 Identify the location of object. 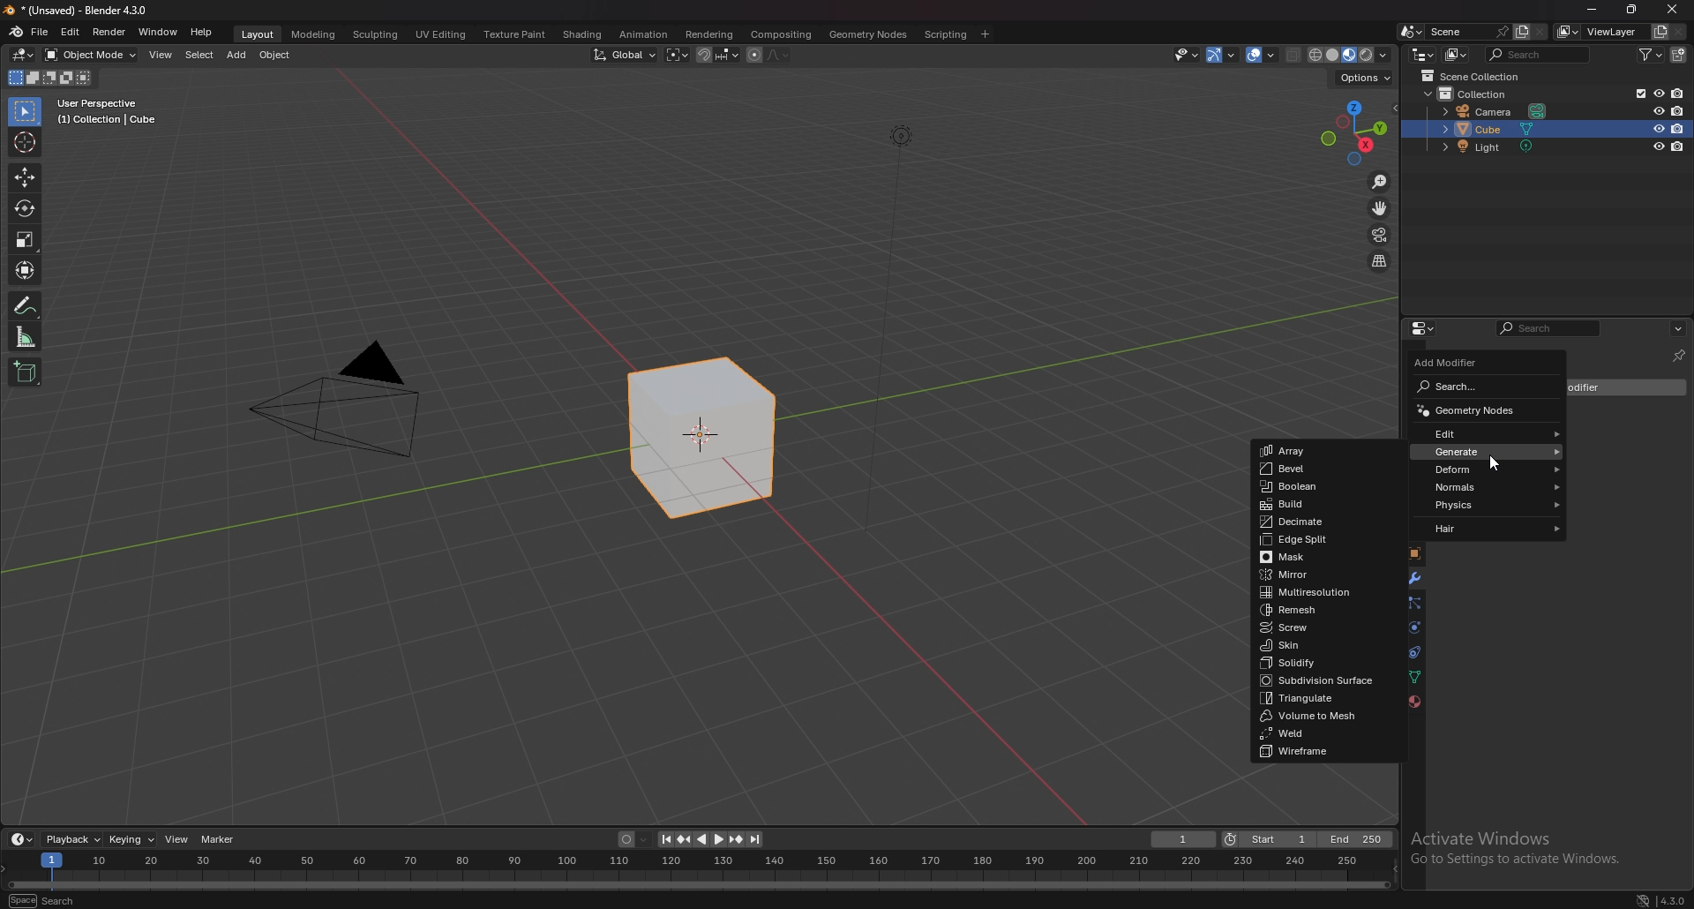
(275, 55).